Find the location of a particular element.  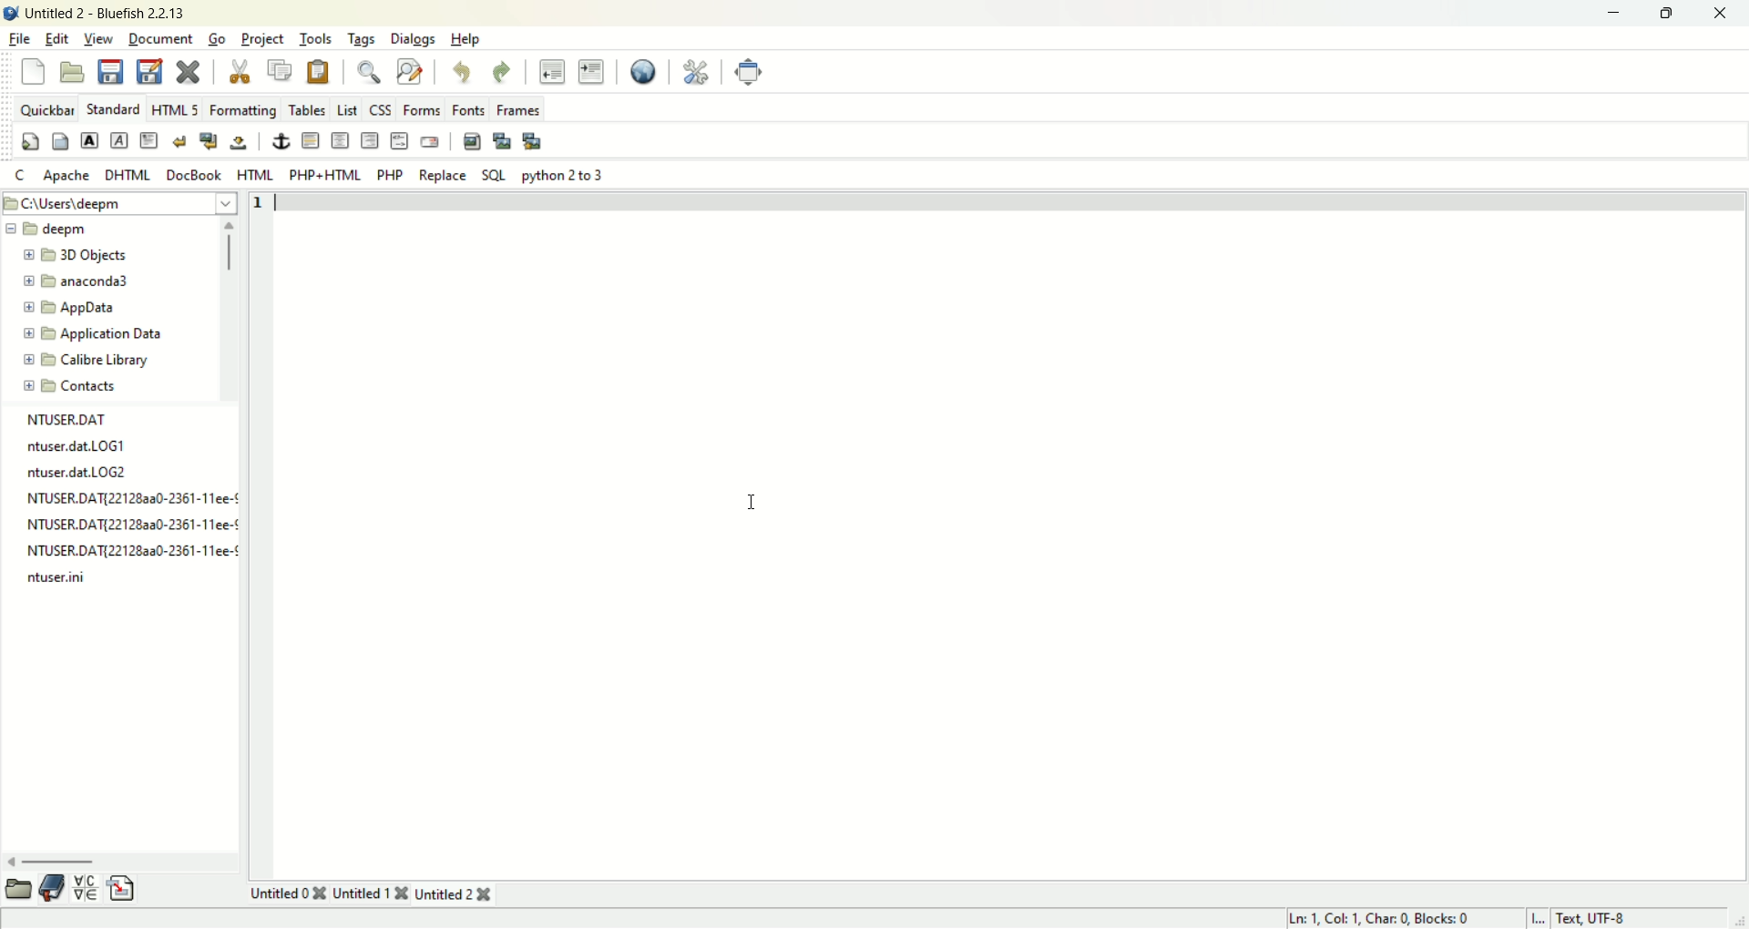

show find bar is located at coordinates (367, 70).